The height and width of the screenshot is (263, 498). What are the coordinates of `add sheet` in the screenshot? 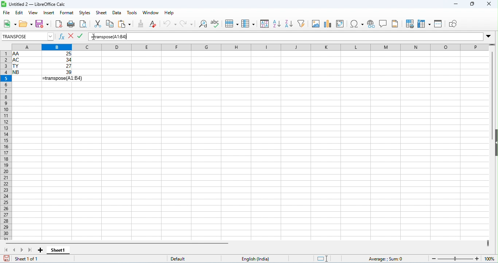 It's located at (42, 250).